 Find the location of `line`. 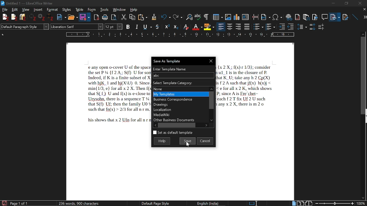

line is located at coordinates (354, 16).